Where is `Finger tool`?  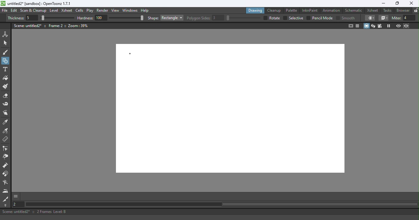 Finger tool is located at coordinates (6, 113).